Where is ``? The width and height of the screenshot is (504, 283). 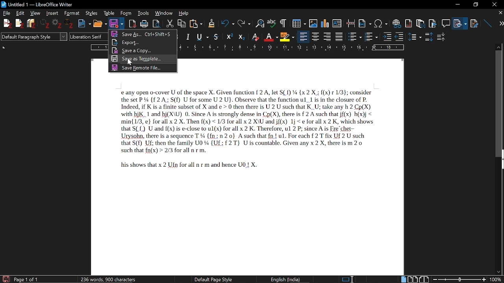
 is located at coordinates (282, 23).